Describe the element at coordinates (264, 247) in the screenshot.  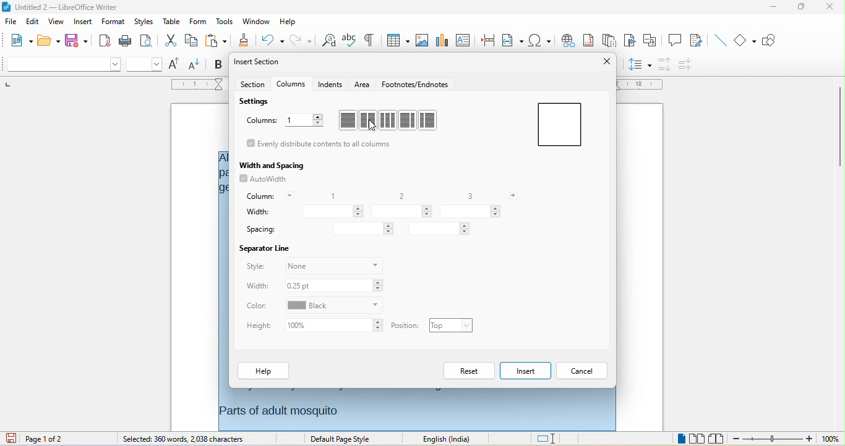
I see `separator line` at that location.